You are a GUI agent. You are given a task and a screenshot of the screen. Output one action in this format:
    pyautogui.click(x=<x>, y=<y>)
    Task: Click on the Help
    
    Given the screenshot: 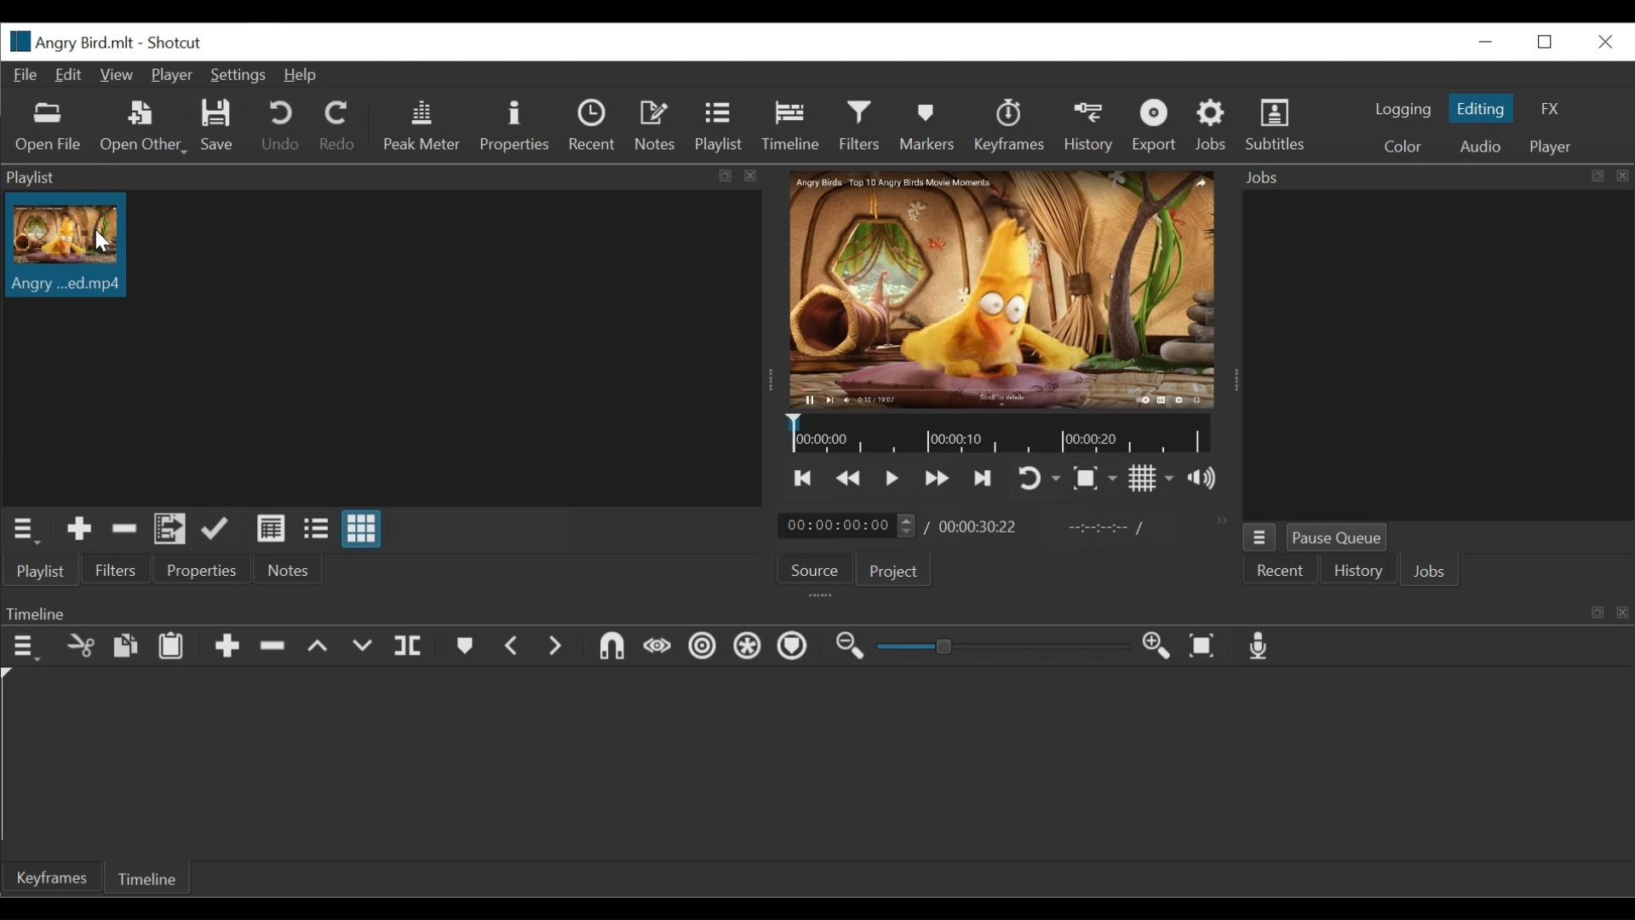 What is the action you would take?
    pyautogui.click(x=306, y=76)
    